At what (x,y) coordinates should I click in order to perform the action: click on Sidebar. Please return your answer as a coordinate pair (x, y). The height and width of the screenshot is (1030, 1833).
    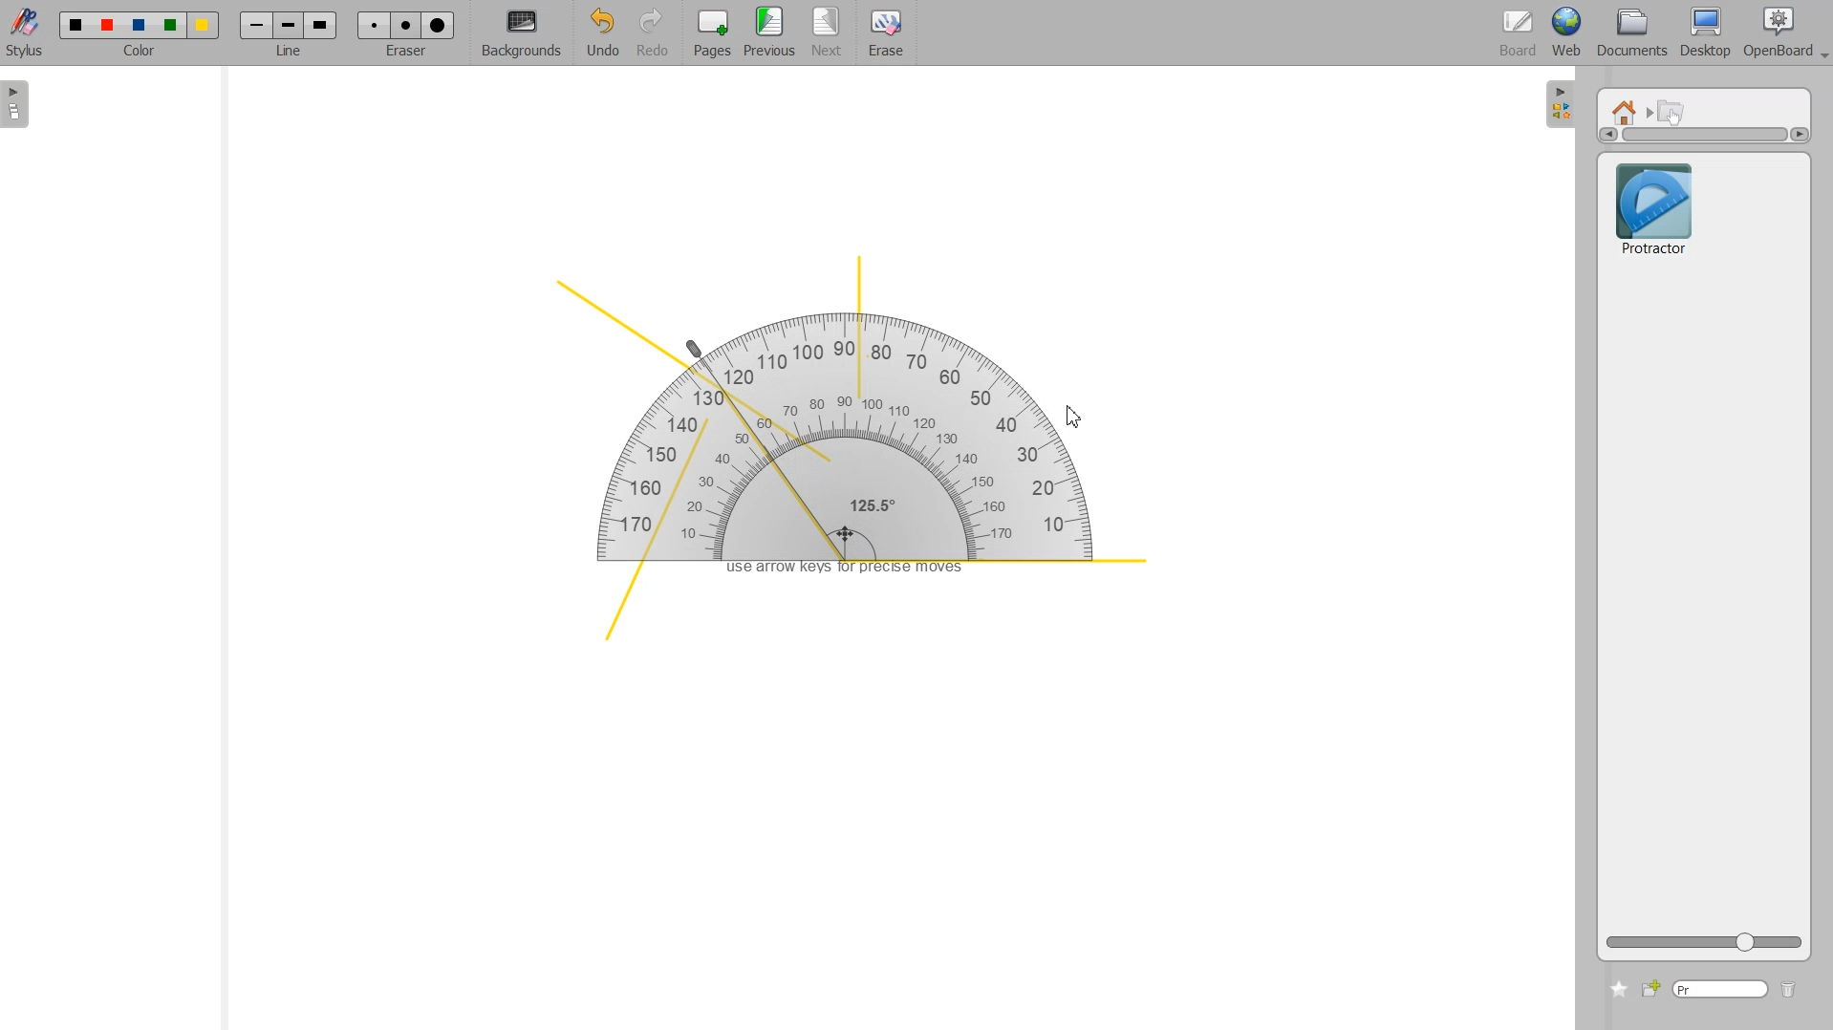
    Looking at the image, I should click on (1561, 102).